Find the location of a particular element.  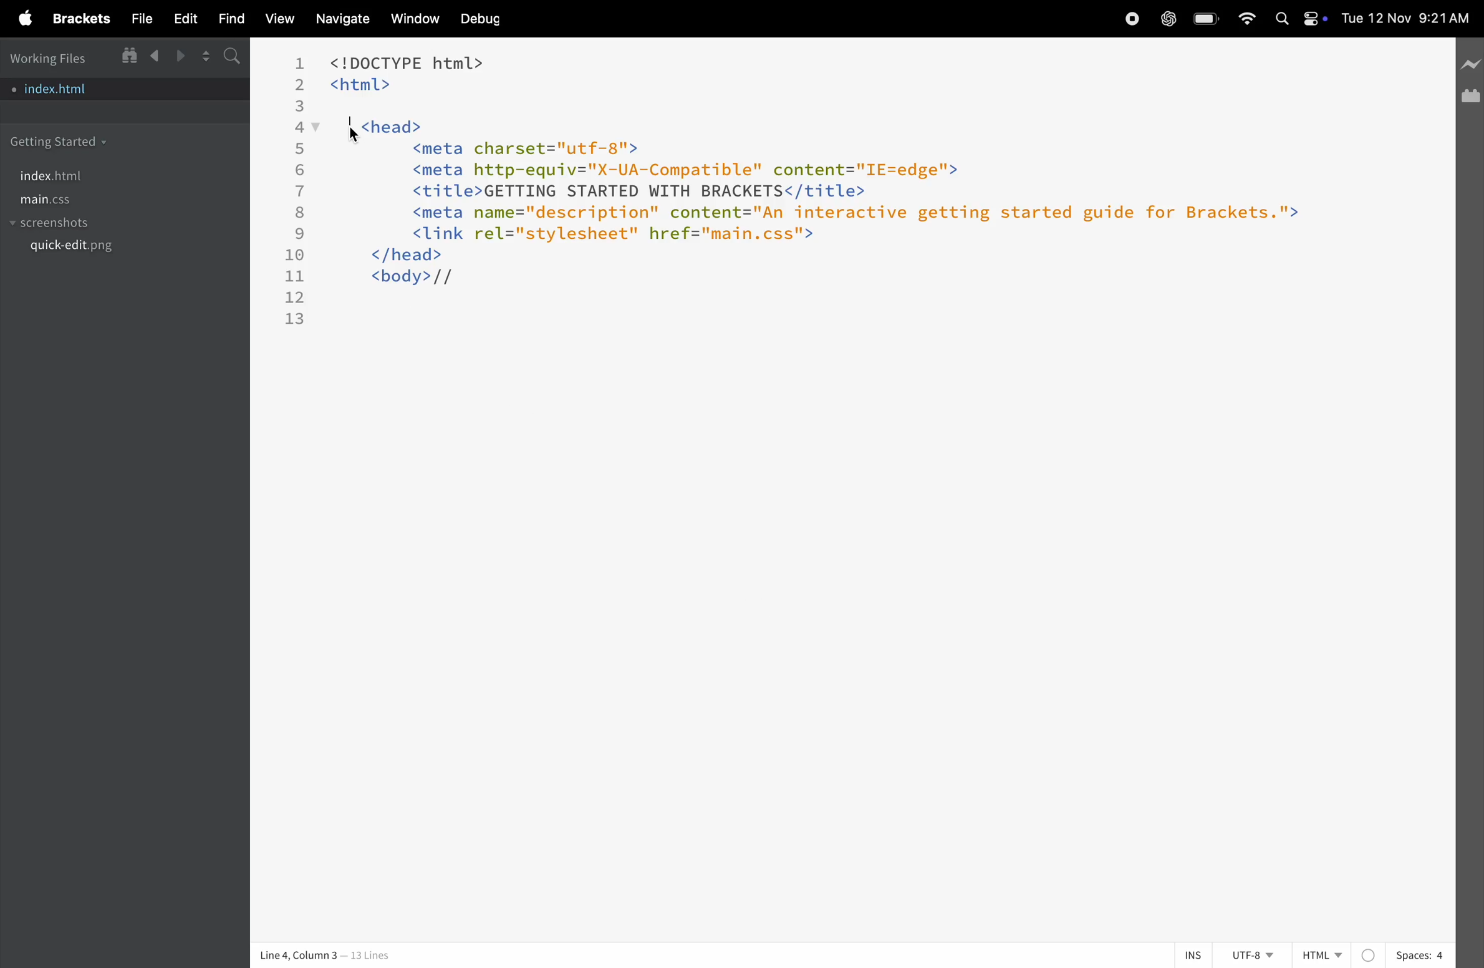

wifi is located at coordinates (1244, 17).